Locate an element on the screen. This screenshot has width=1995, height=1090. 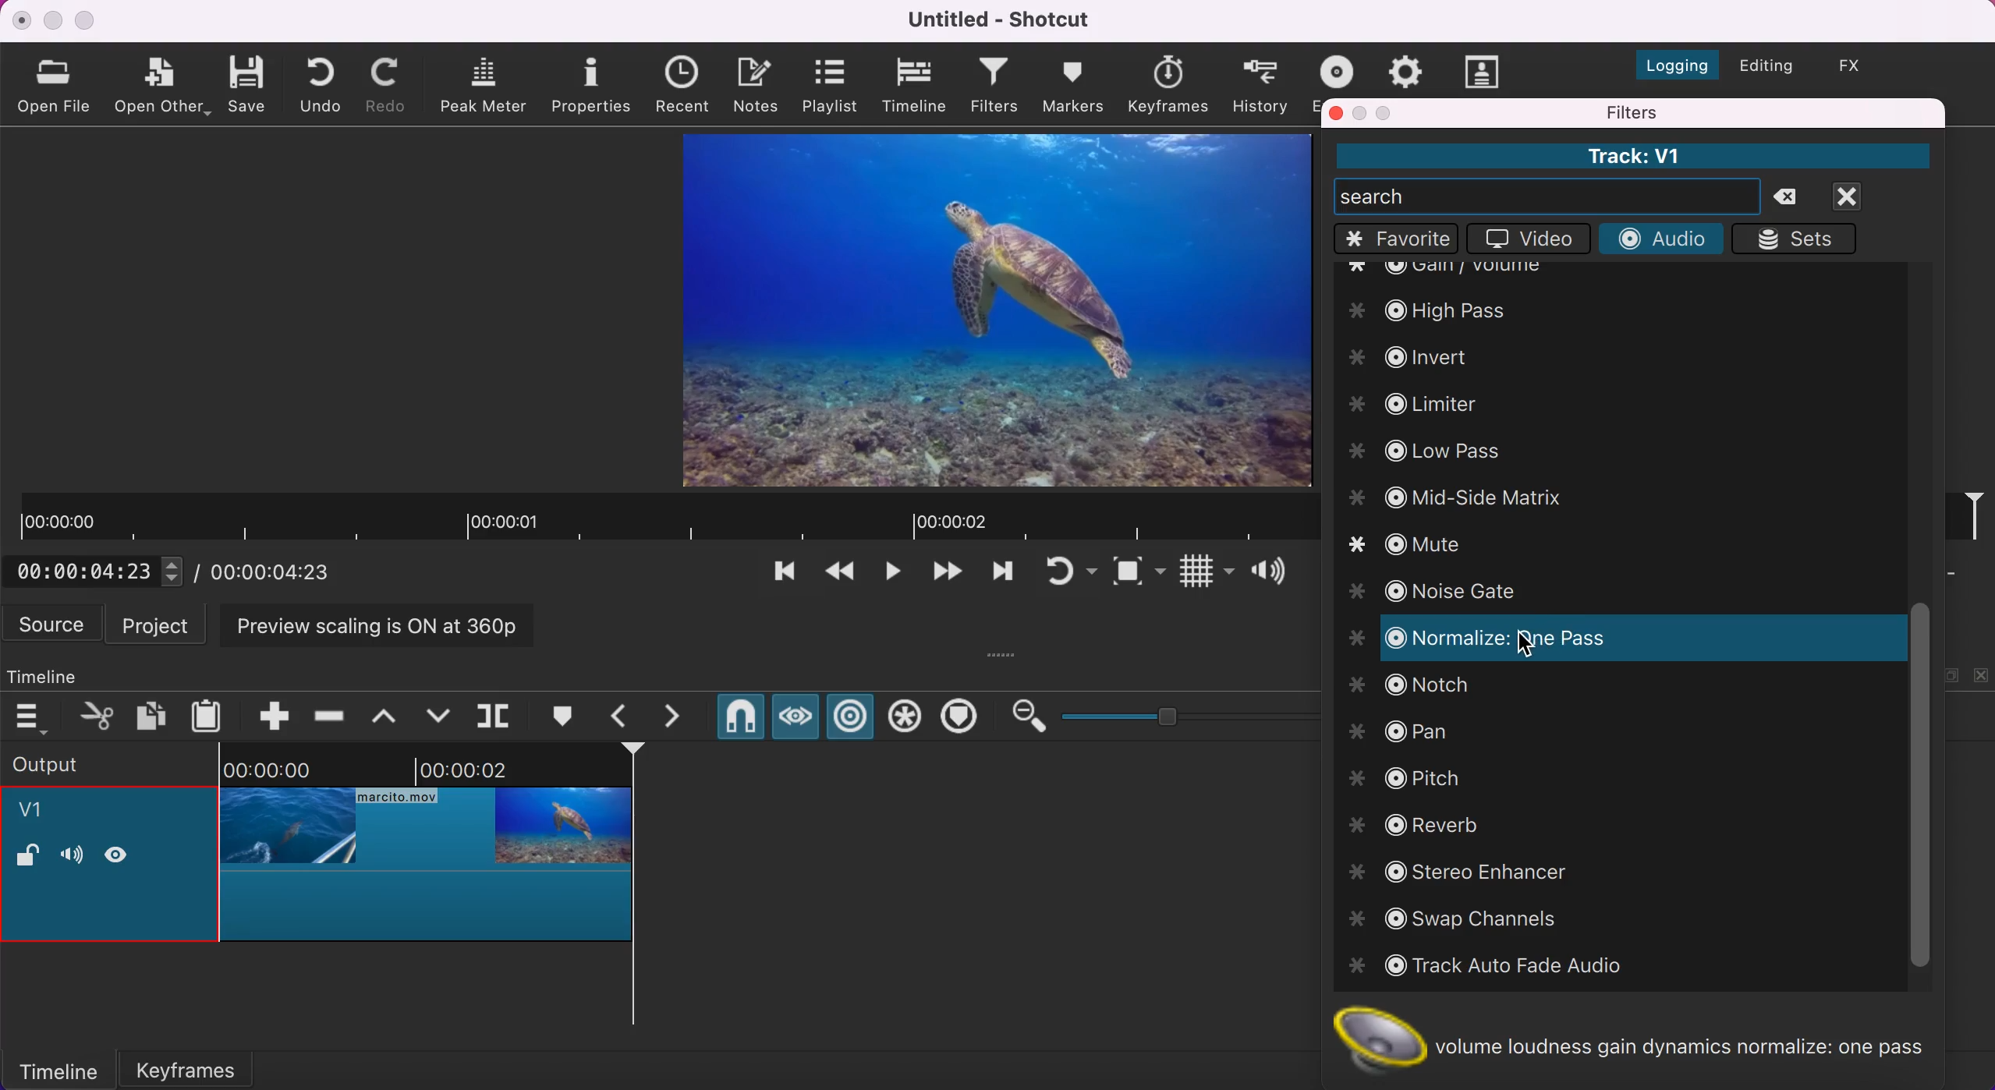
skip to the next point is located at coordinates (945, 575).